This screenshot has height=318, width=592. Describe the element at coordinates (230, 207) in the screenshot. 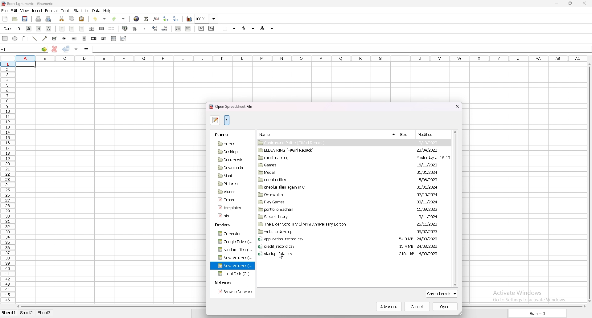

I see `file` at that location.